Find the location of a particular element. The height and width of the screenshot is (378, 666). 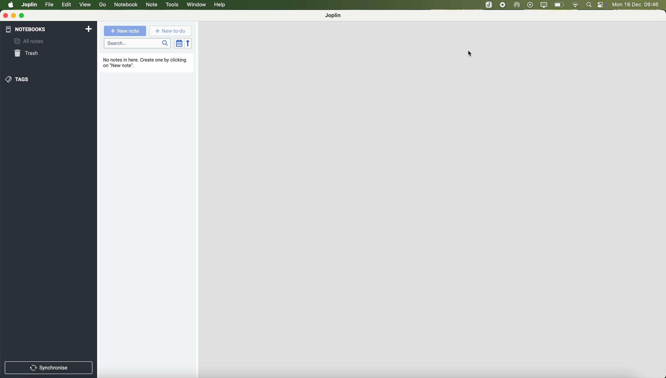

mouse is located at coordinates (470, 53).